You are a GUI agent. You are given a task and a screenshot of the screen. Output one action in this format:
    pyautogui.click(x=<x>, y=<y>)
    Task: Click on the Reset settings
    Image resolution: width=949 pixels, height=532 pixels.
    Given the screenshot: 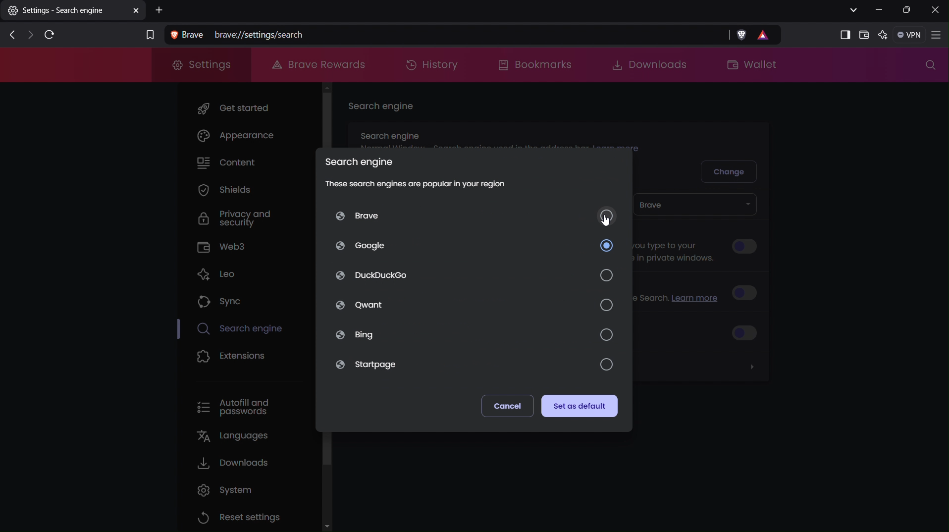 What is the action you would take?
    pyautogui.click(x=240, y=516)
    